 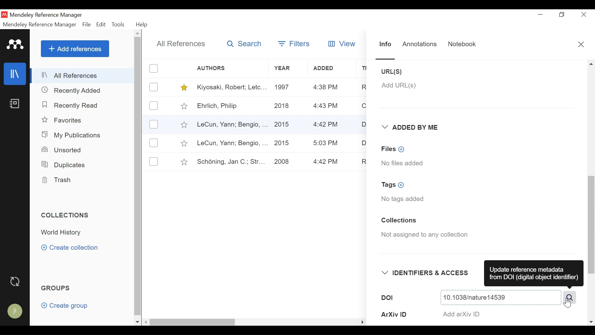 I want to click on Mendeley Reference Manager, so click(x=39, y=25).